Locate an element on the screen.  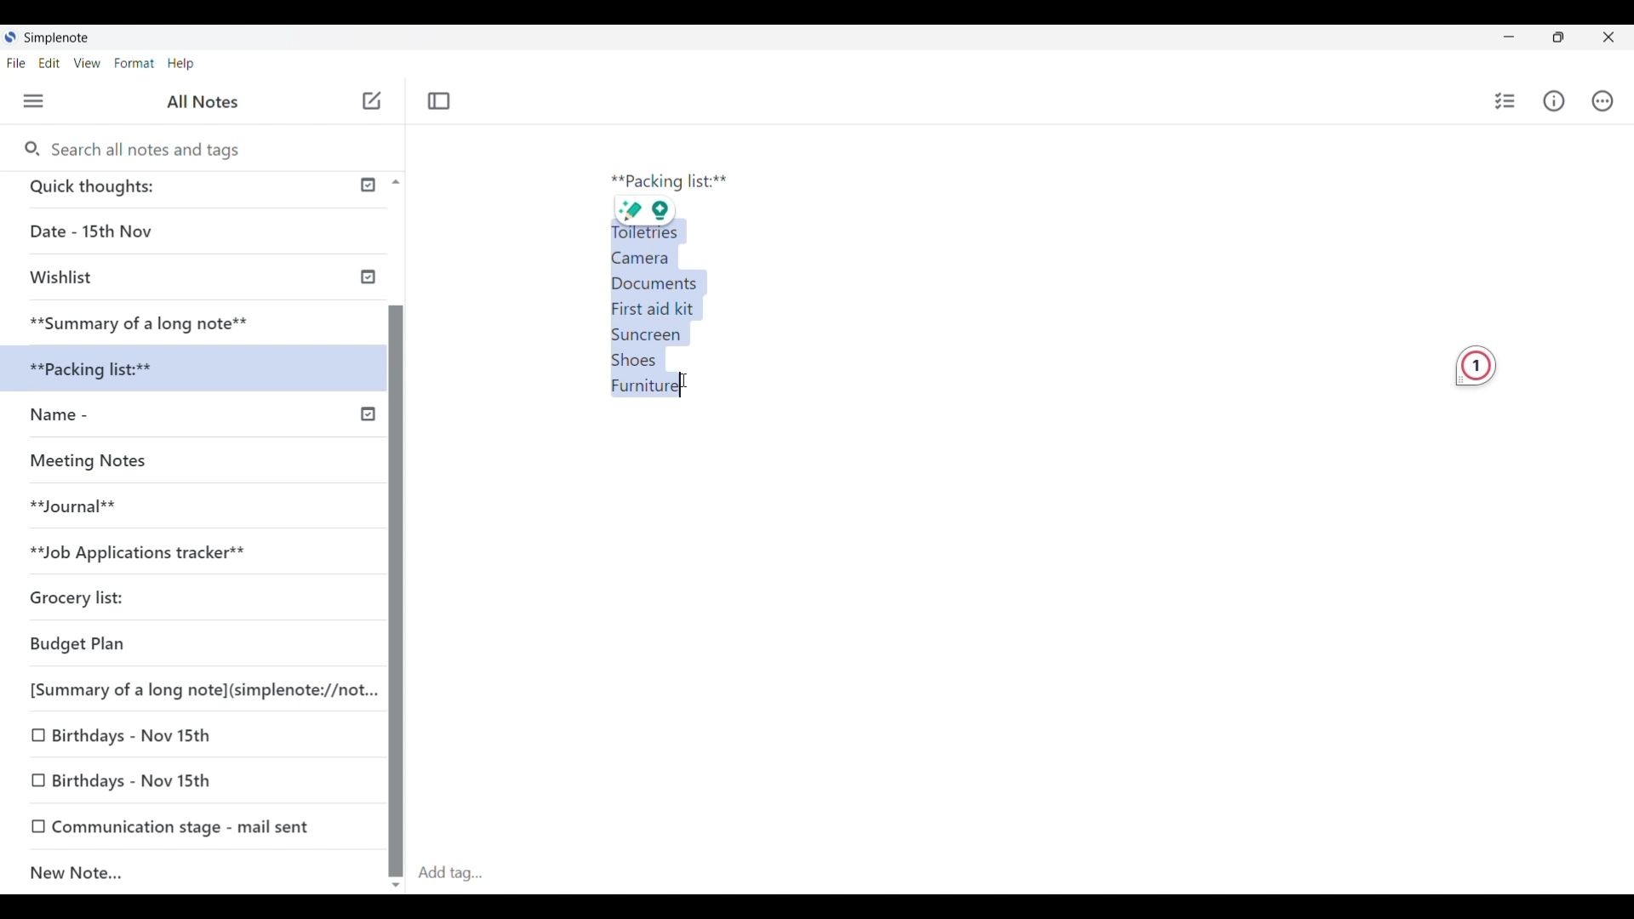
Quick thoughts is located at coordinates (161, 189).